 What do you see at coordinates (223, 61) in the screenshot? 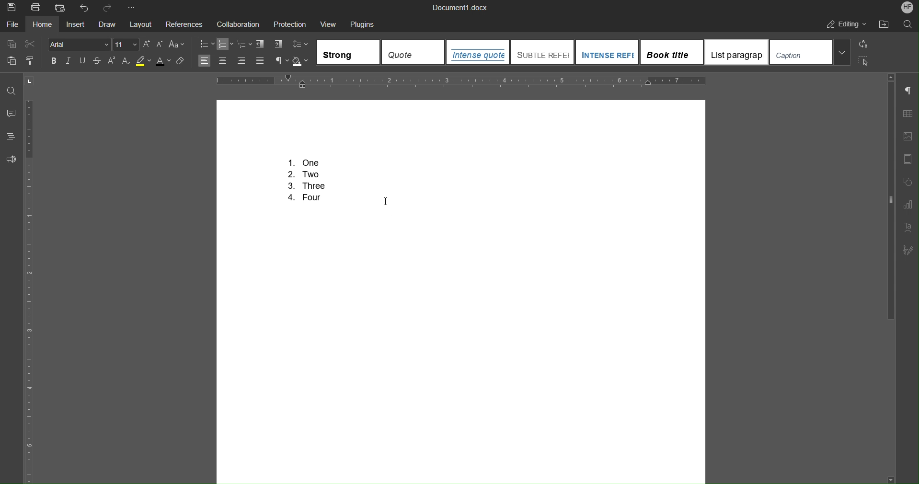
I see `Centre Align` at bounding box center [223, 61].